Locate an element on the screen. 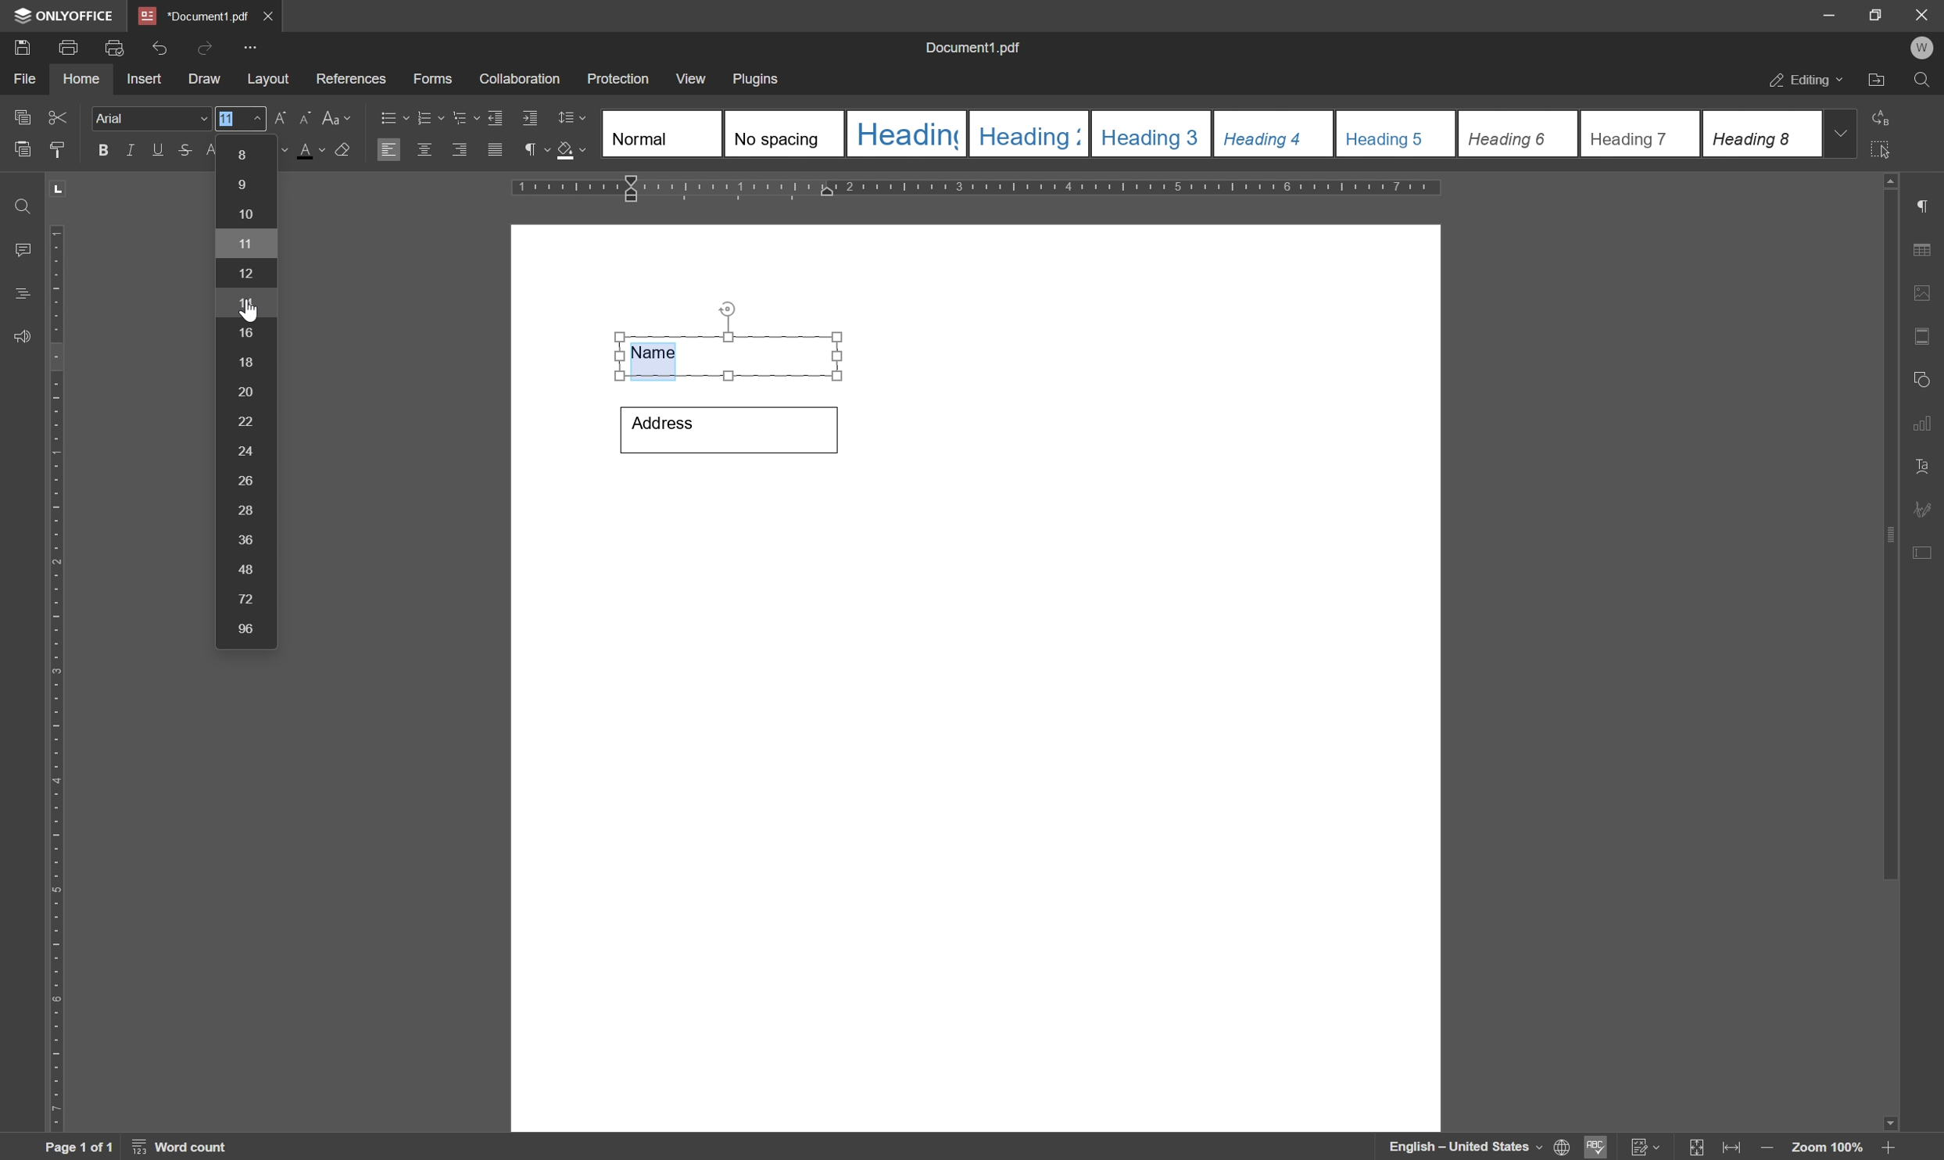 The height and width of the screenshot is (1160, 1944). Align center is located at coordinates (424, 149).